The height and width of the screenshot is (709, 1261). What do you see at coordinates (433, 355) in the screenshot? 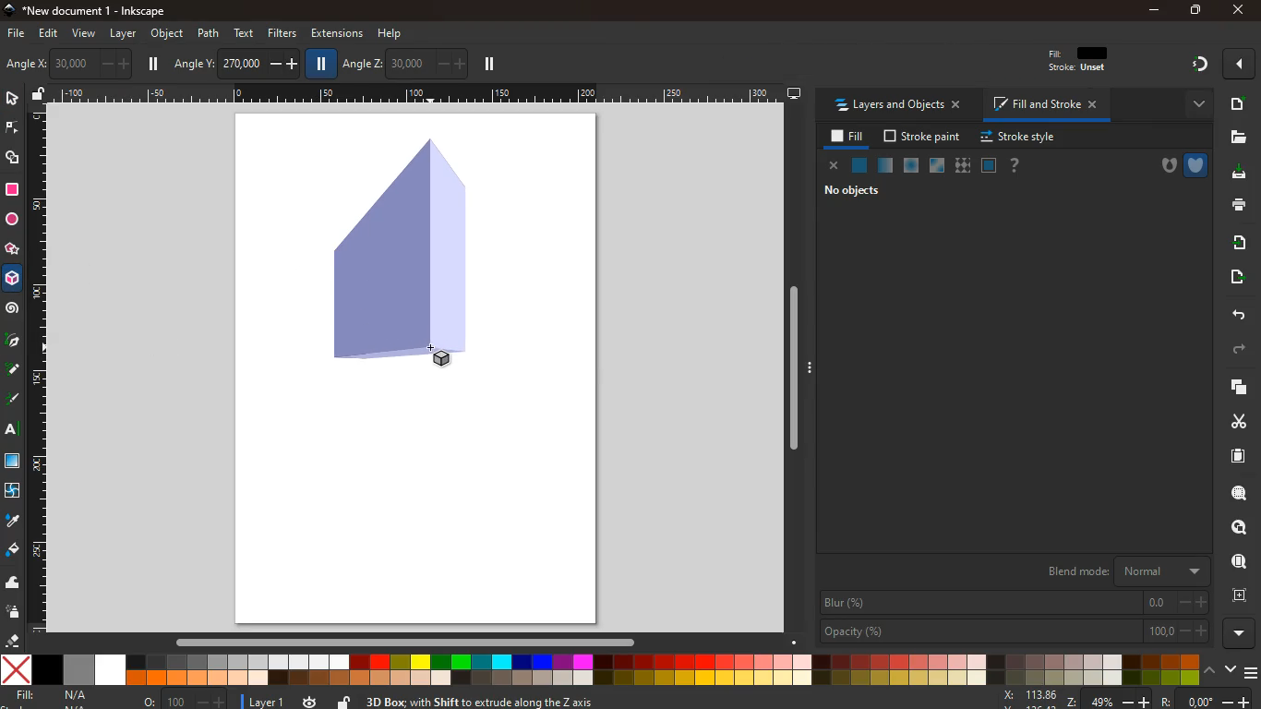
I see `cursor` at bounding box center [433, 355].